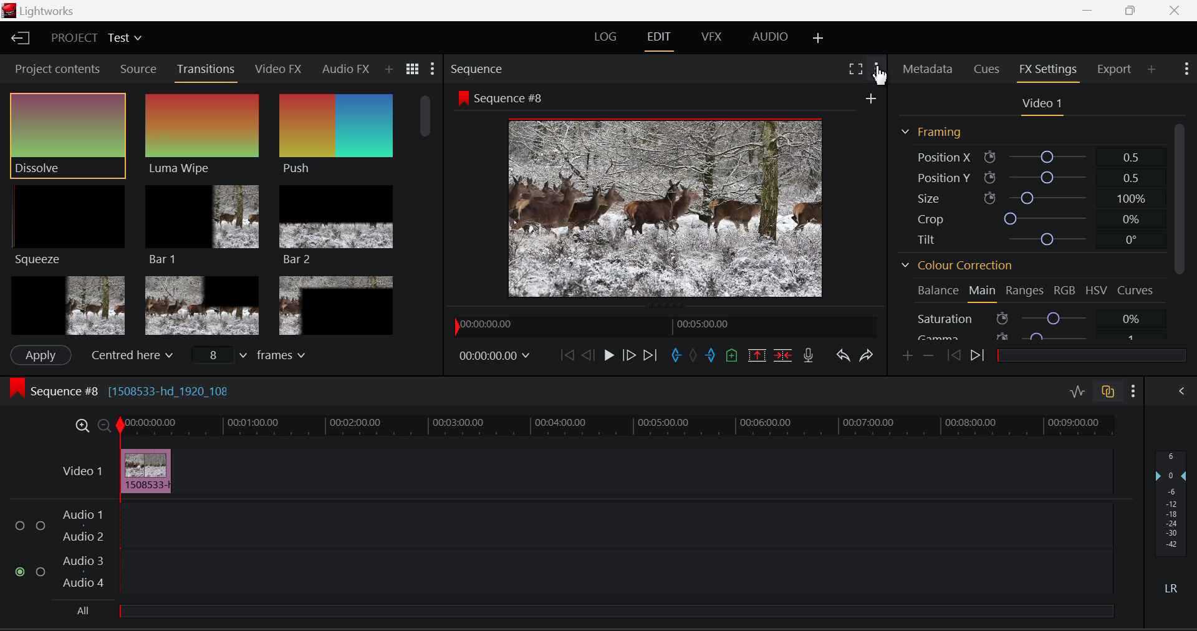 The height and width of the screenshot is (631, 1197). Describe the element at coordinates (390, 70) in the screenshot. I see `Add Panel` at that location.